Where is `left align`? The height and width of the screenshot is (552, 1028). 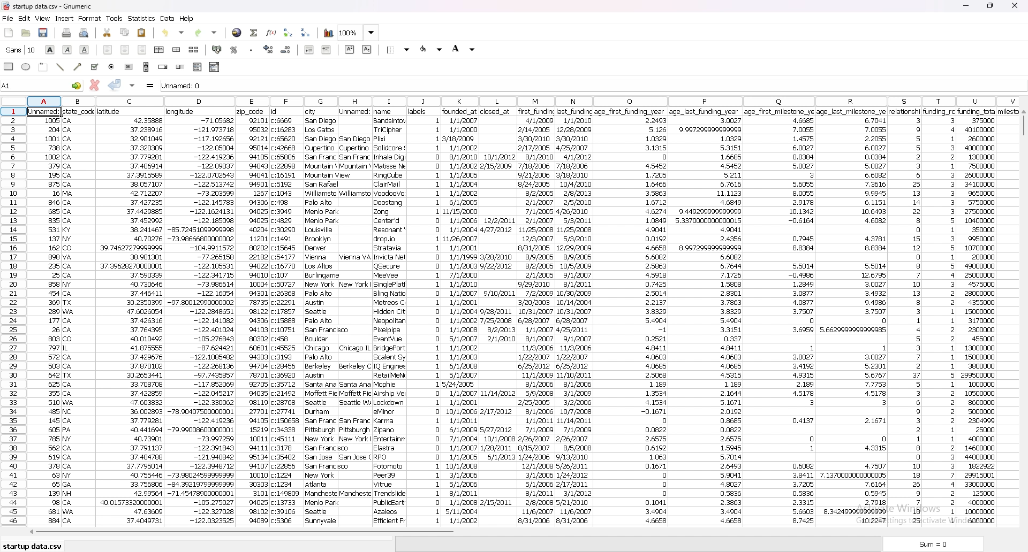 left align is located at coordinates (108, 50).